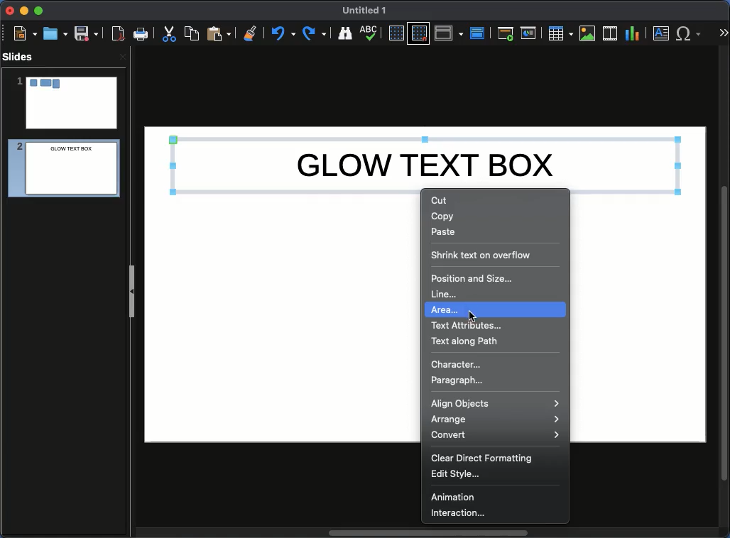  I want to click on Edit style, so click(459, 475).